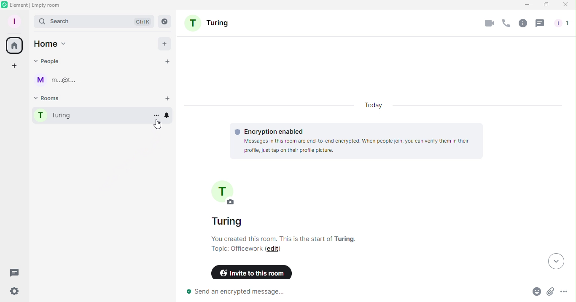 The width and height of the screenshot is (576, 302). I want to click on Attachment, so click(549, 293).